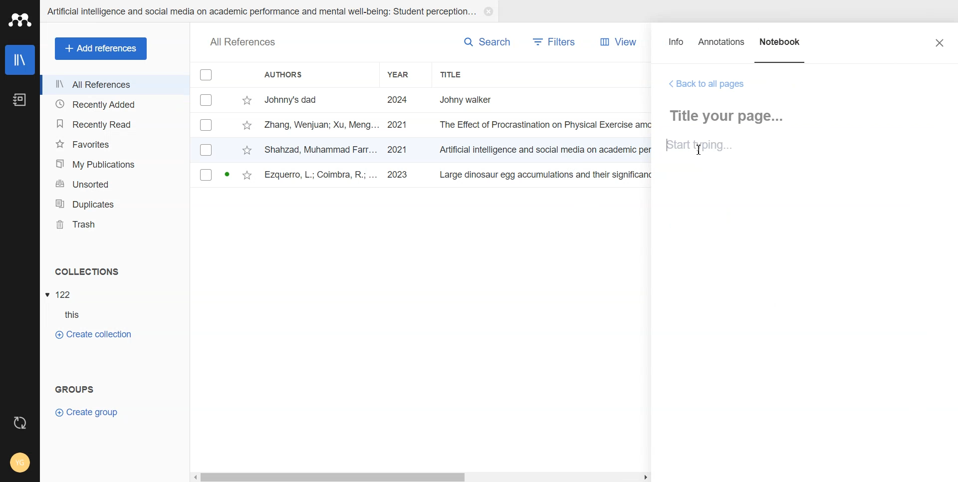  Describe the element at coordinates (731, 116) in the screenshot. I see `Title your page` at that location.